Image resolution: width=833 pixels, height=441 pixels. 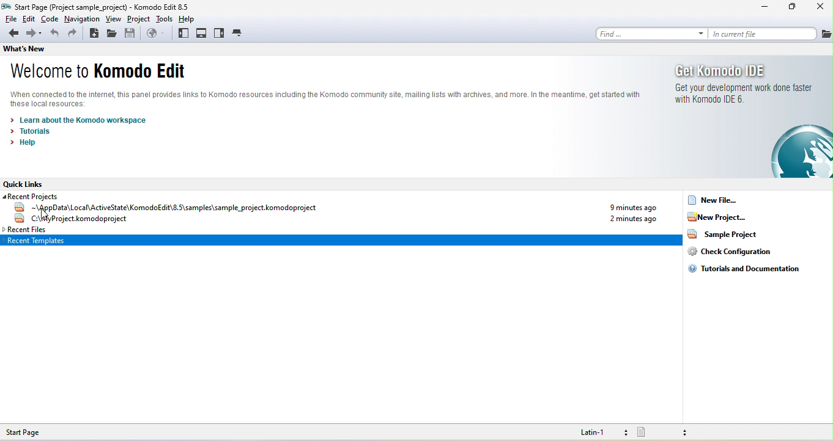 I want to click on find, so click(x=651, y=33).